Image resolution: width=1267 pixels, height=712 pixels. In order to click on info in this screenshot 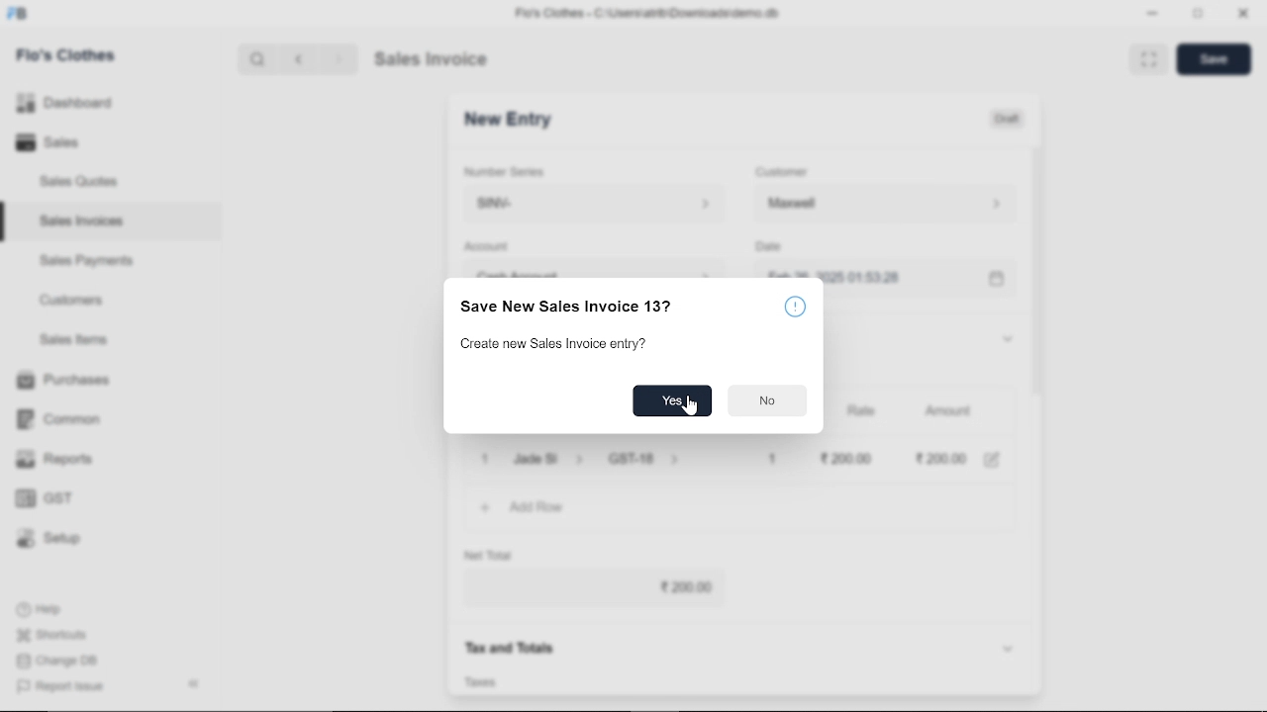, I will do `click(796, 309)`.